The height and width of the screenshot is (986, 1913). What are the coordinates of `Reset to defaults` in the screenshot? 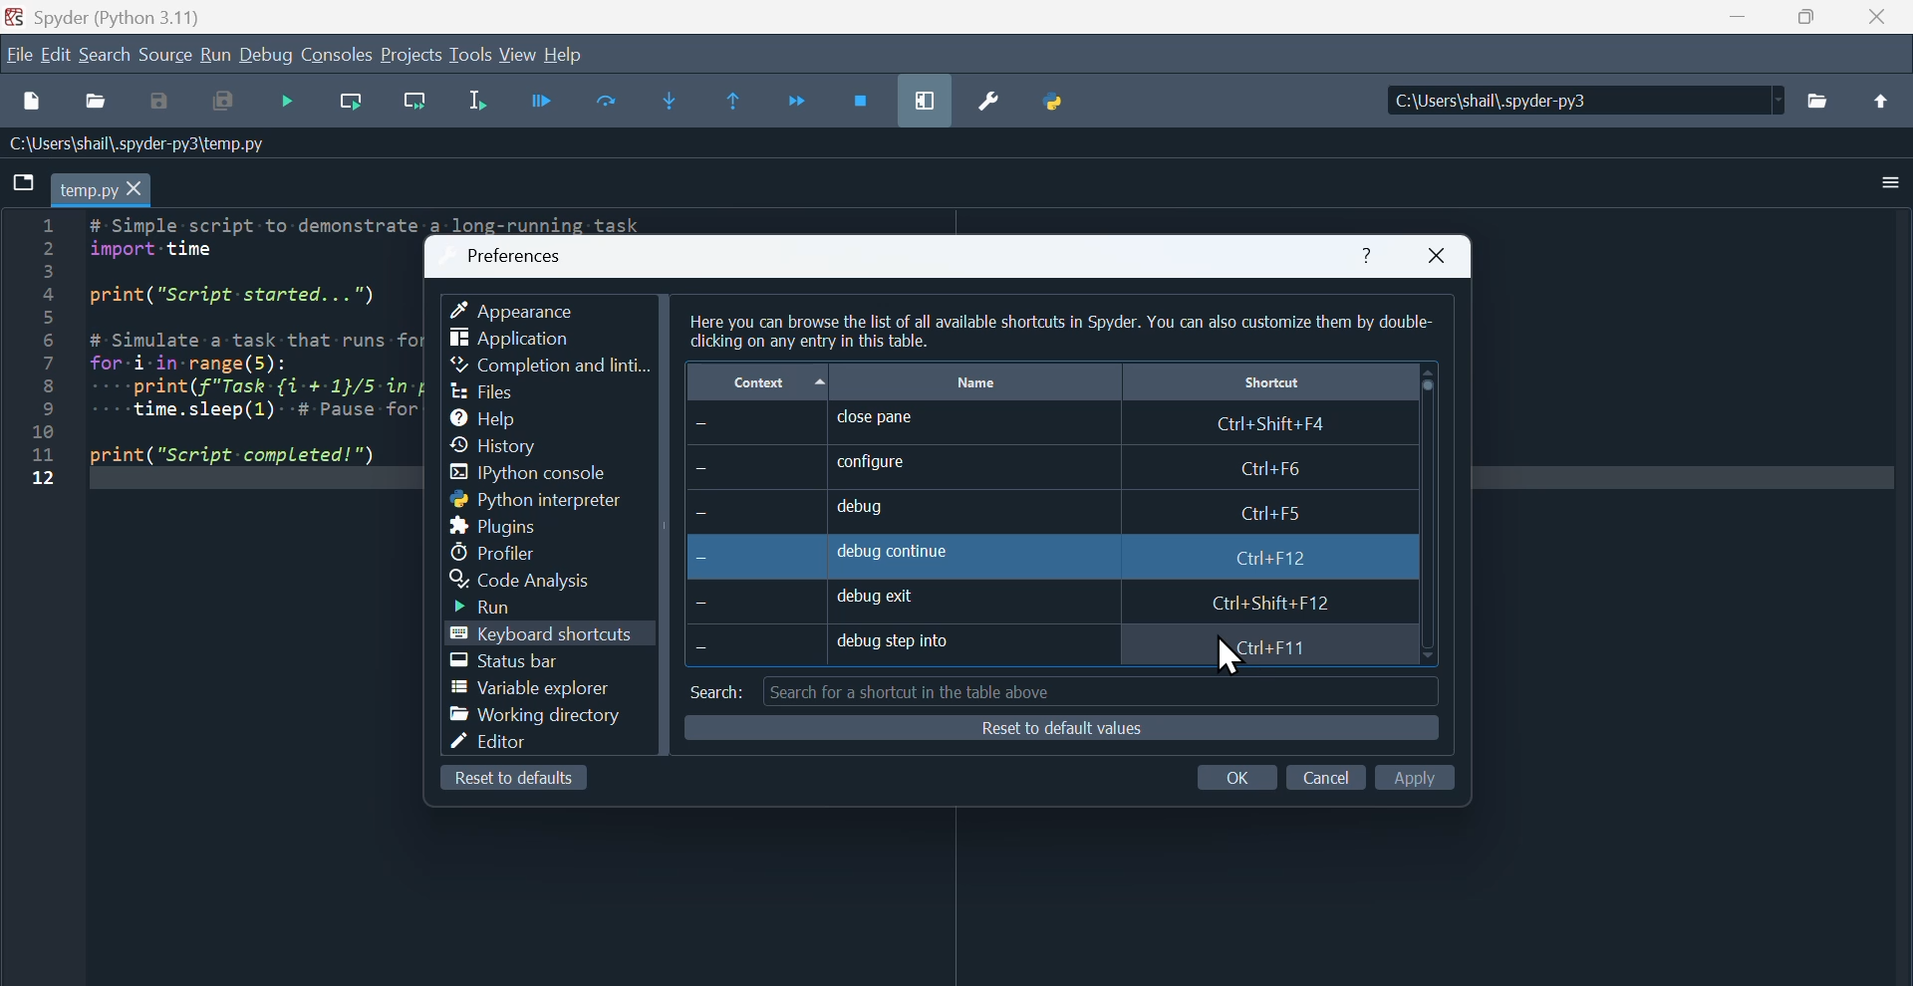 It's located at (516, 782).